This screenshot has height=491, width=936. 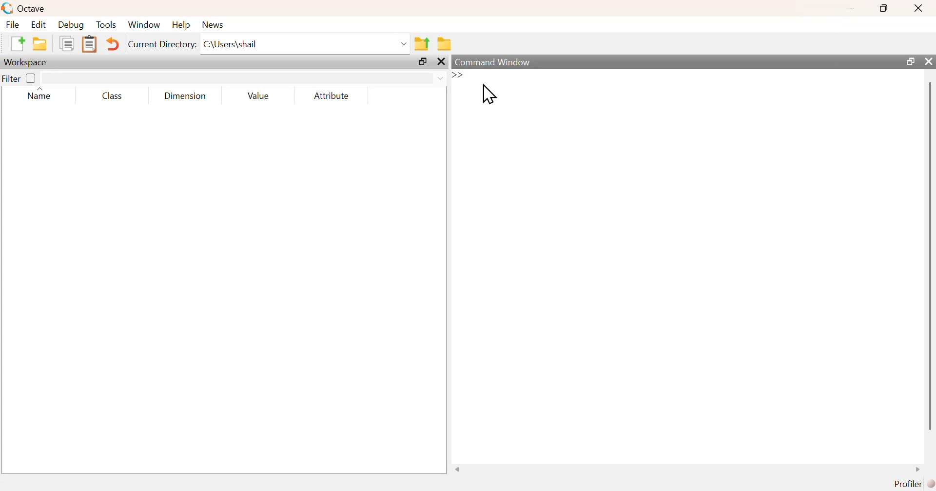 I want to click on Current Directory:, so click(x=163, y=44).